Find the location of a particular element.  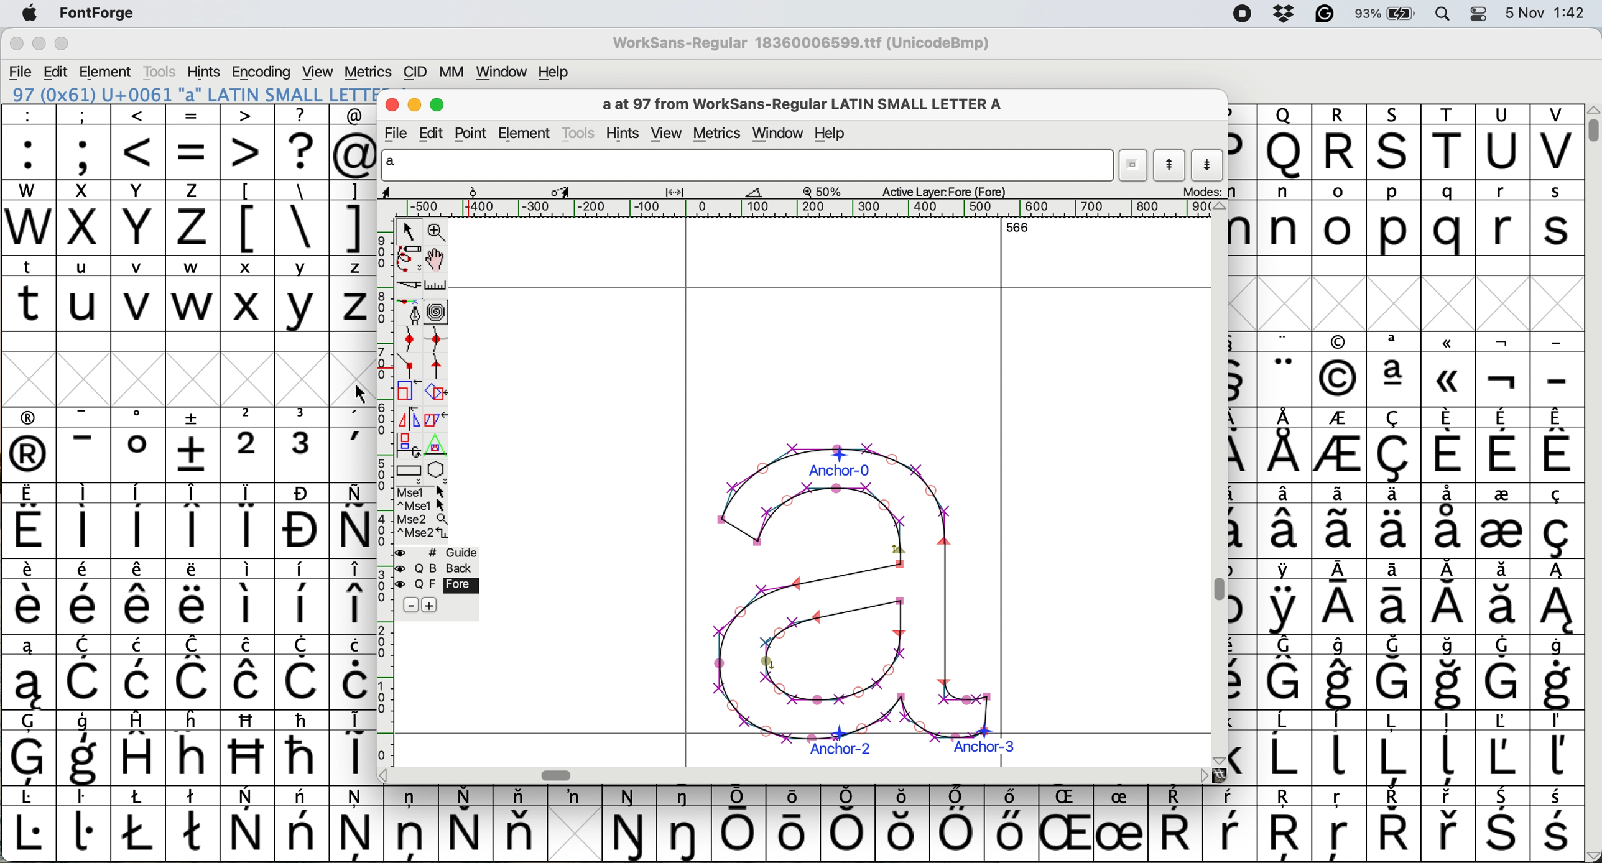

symbol is located at coordinates (631, 824).